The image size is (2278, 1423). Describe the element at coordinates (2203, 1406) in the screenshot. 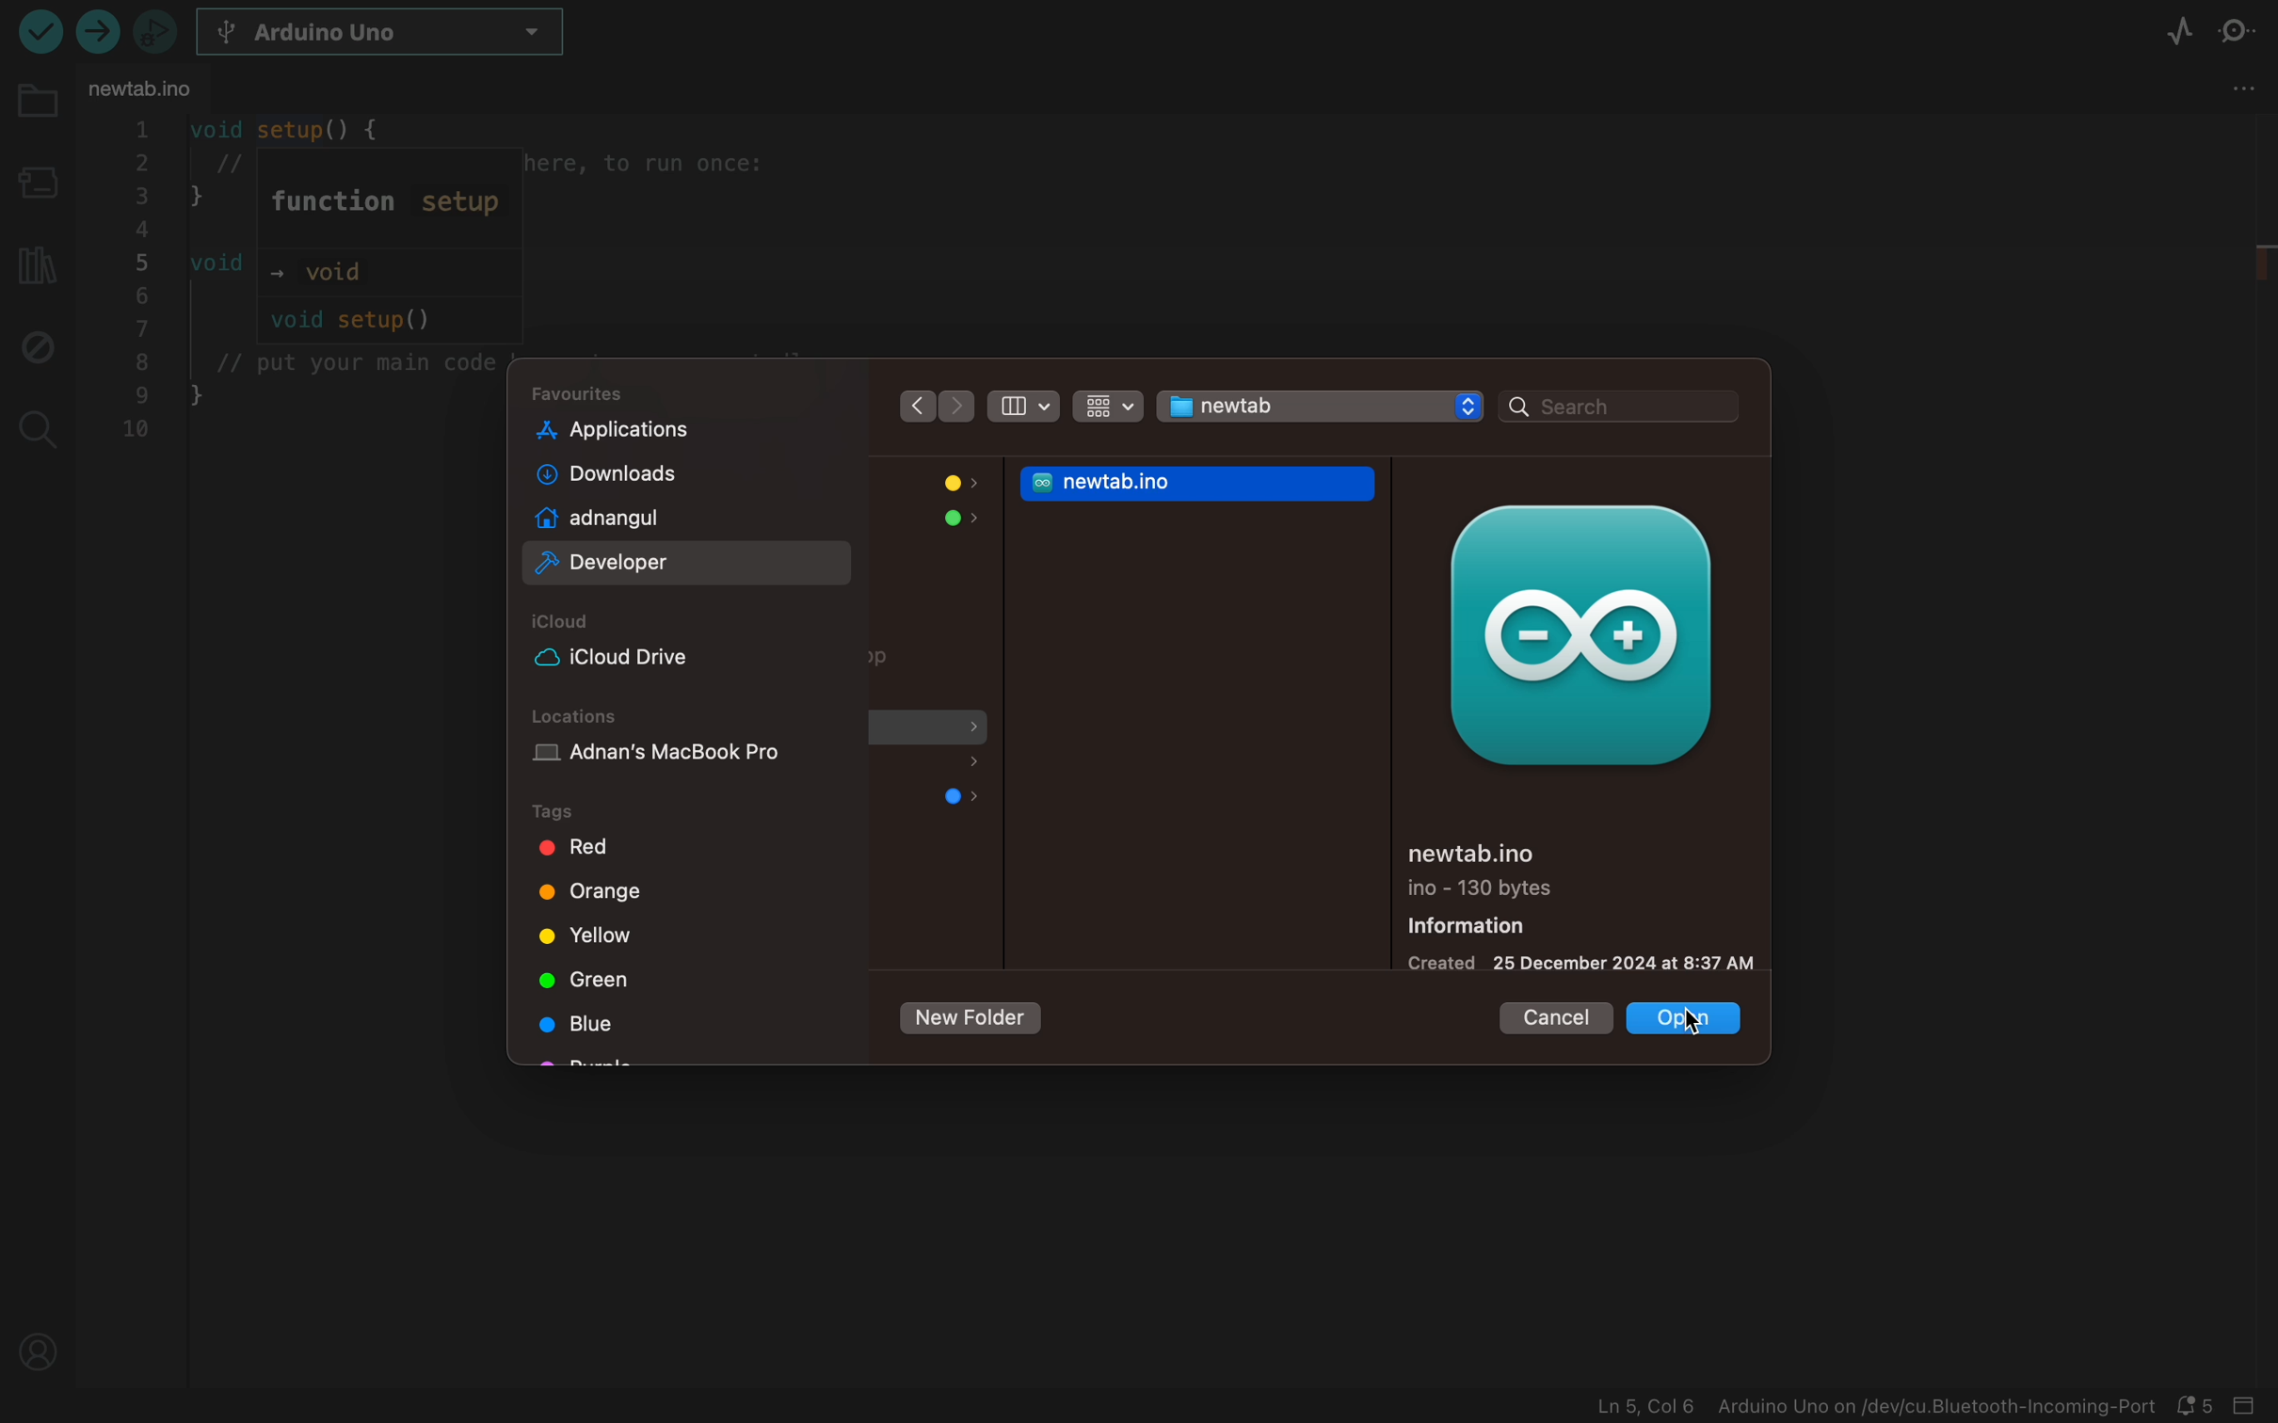

I see `notification` at that location.